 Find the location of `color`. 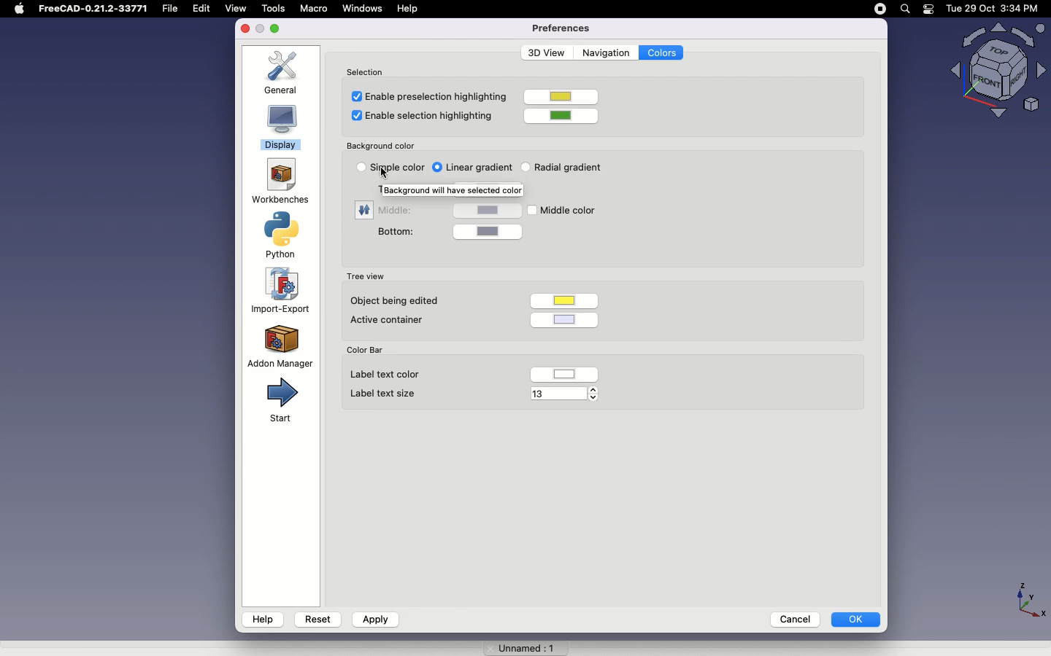

color is located at coordinates (566, 114).